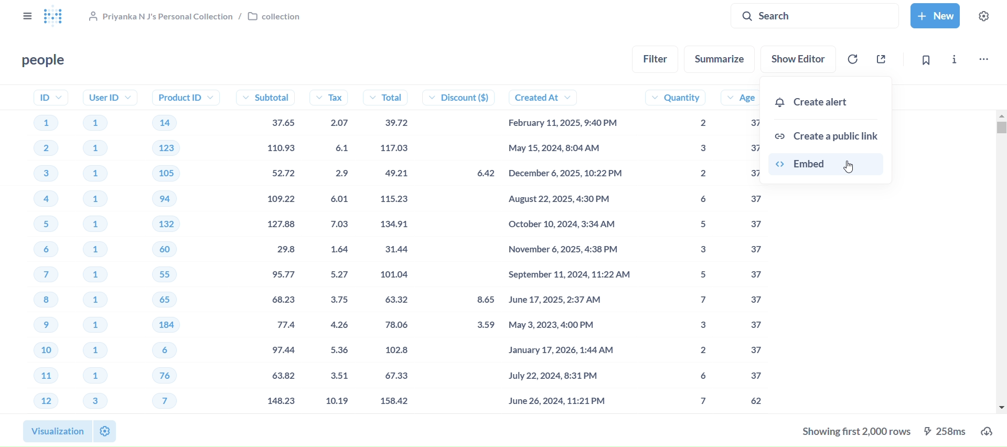  Describe the element at coordinates (106, 250) in the screenshot. I see `User Id's` at that location.